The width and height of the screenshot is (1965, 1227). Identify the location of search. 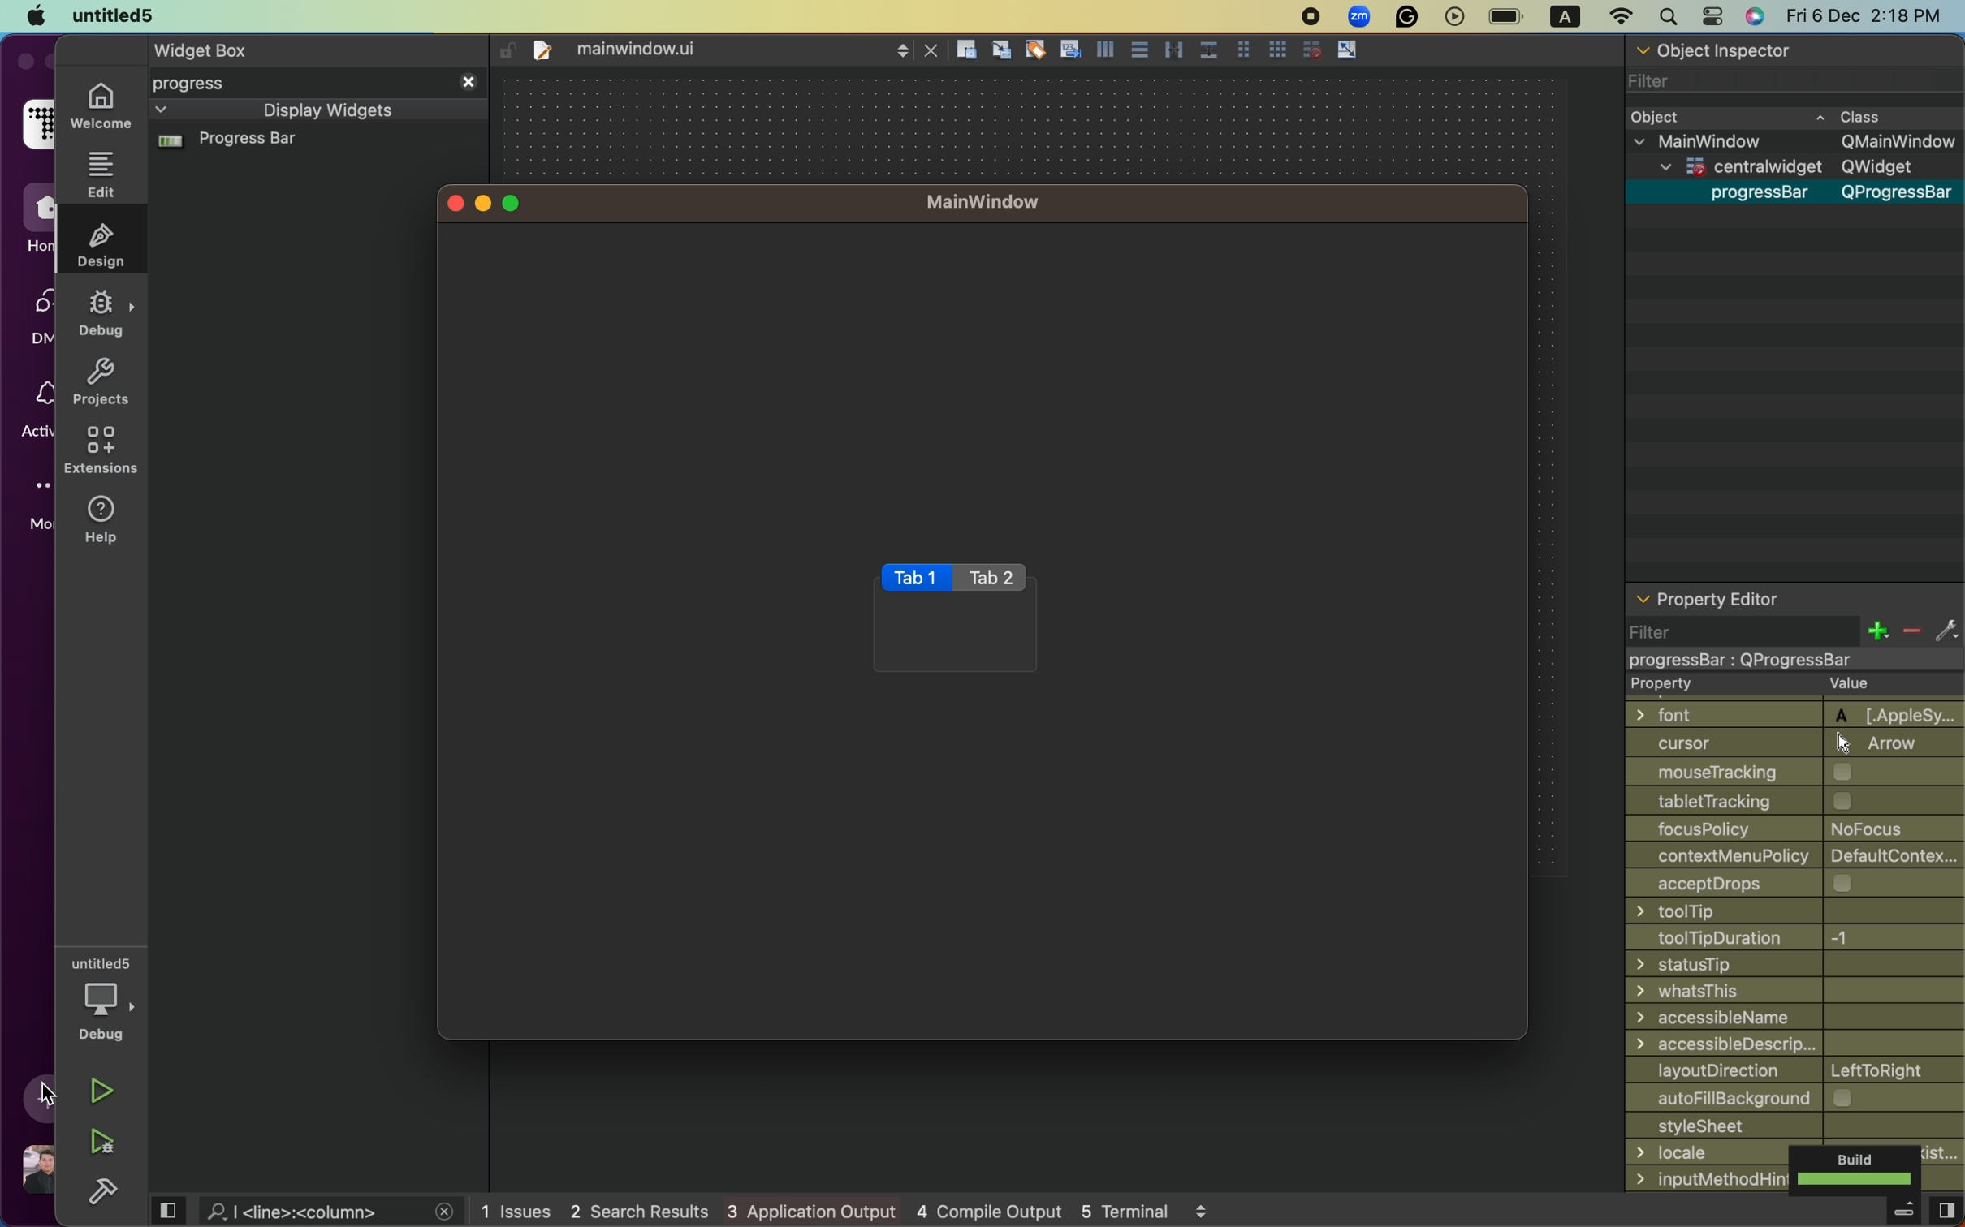
(306, 1212).